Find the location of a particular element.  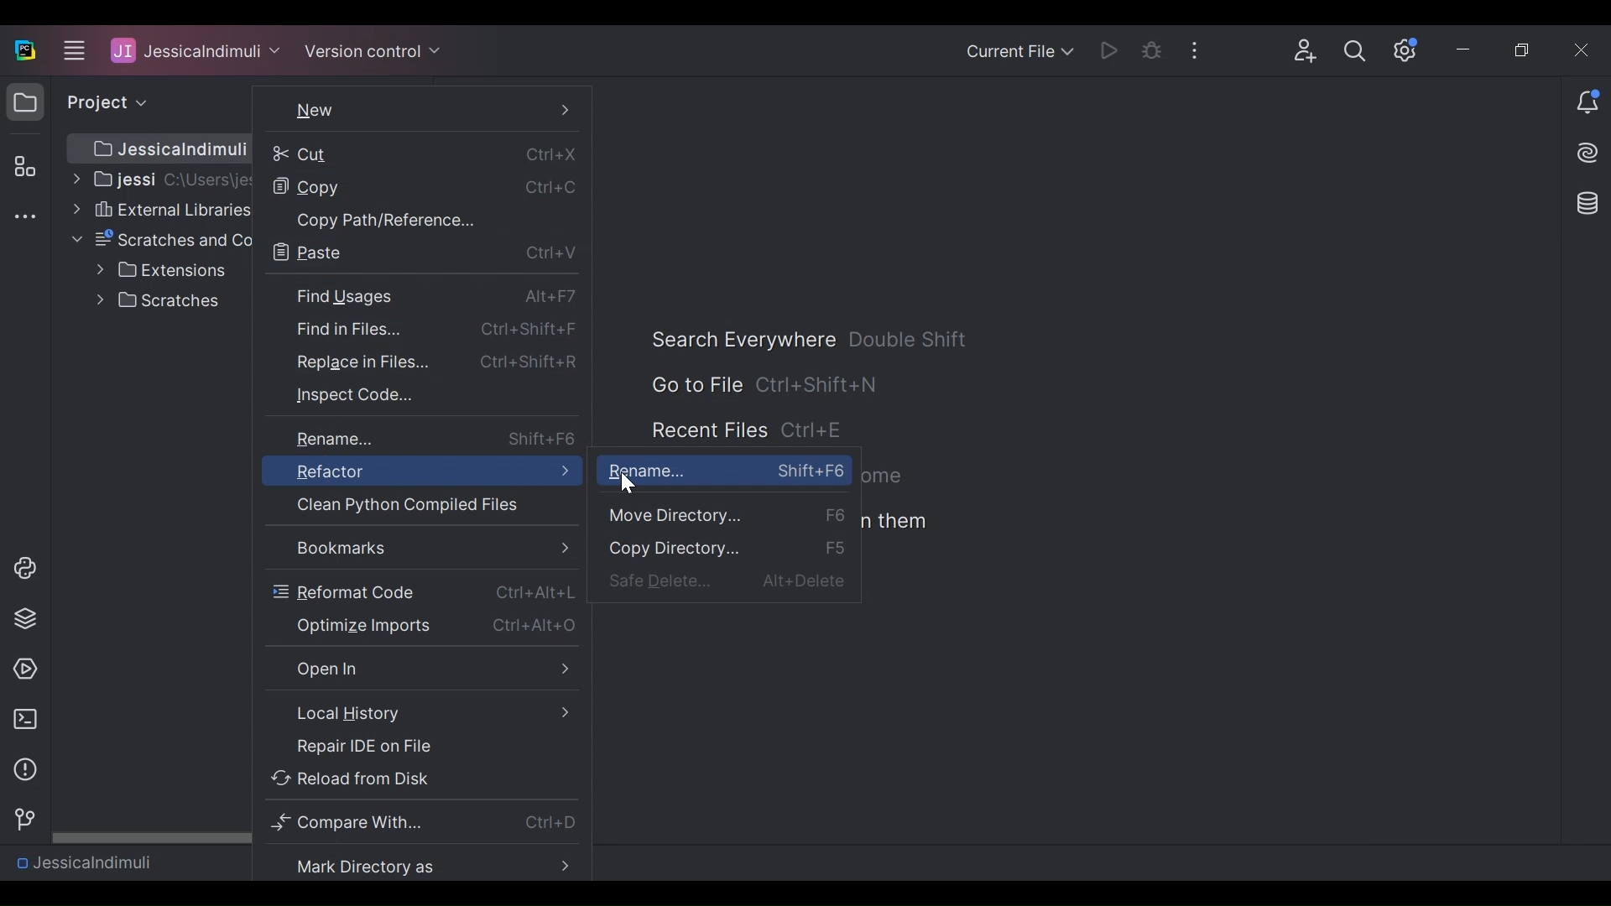

Reload from Disk is located at coordinates (421, 777).